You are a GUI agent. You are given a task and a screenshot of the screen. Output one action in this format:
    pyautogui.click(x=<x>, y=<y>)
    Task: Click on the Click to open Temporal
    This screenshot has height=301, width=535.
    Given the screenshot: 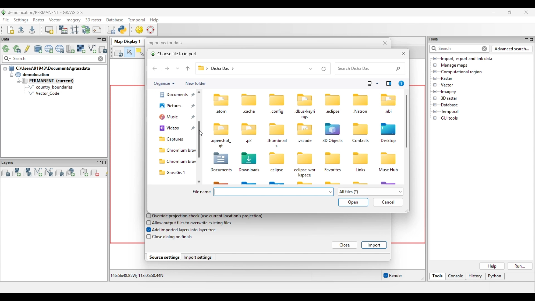 What is the action you would take?
    pyautogui.click(x=435, y=111)
    